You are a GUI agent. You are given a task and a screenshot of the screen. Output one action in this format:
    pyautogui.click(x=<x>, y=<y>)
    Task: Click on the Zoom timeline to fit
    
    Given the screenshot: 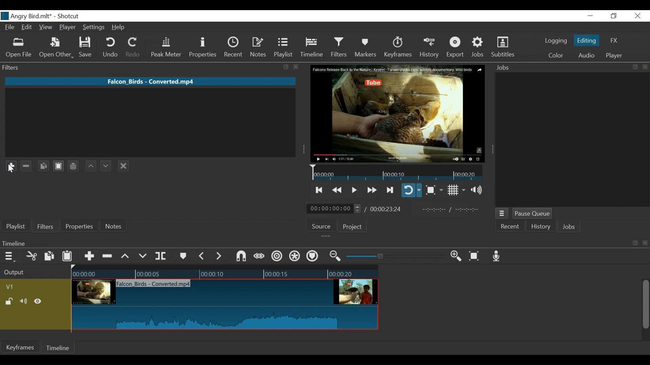 What is the action you would take?
    pyautogui.click(x=477, y=255)
    